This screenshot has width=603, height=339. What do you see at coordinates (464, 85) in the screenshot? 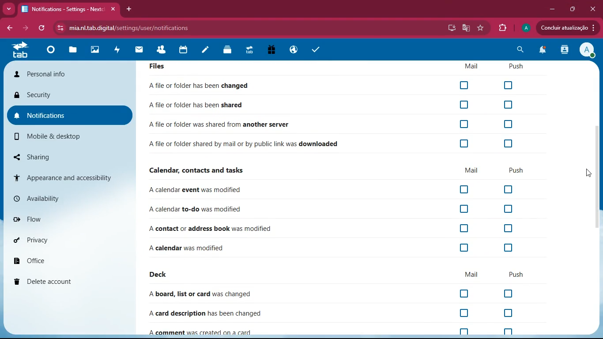
I see `Checkbox` at bounding box center [464, 85].